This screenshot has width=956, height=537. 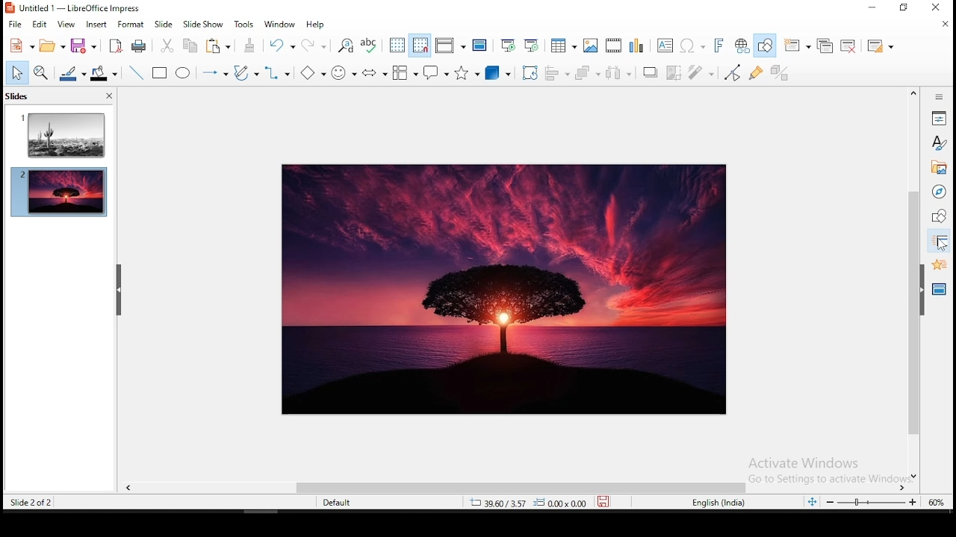 I want to click on insert, so click(x=96, y=23).